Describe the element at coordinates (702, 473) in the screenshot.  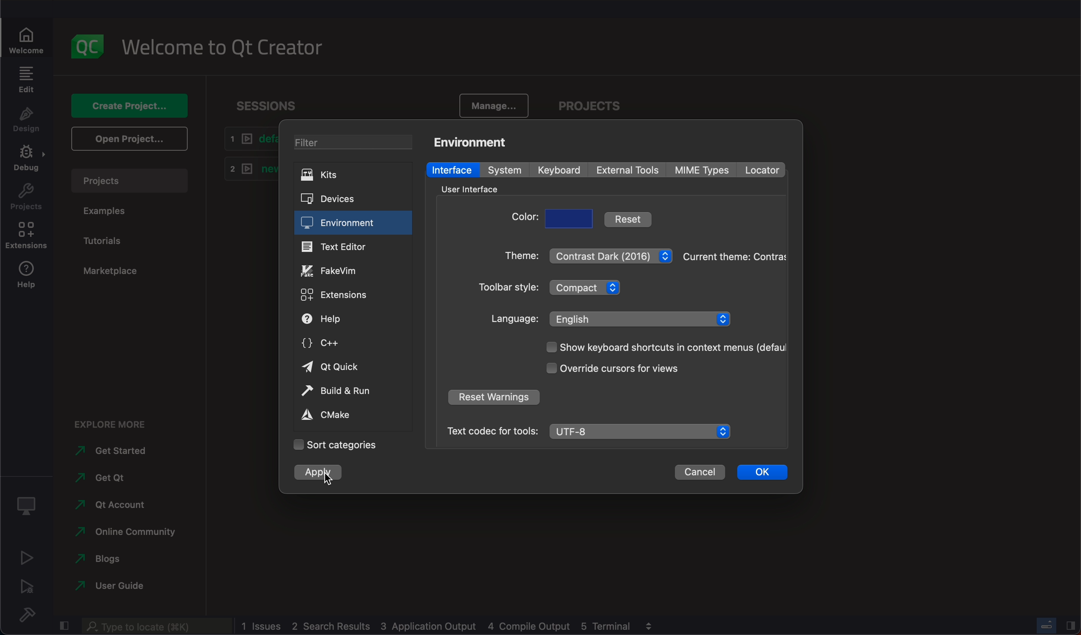
I see `cancel` at that location.